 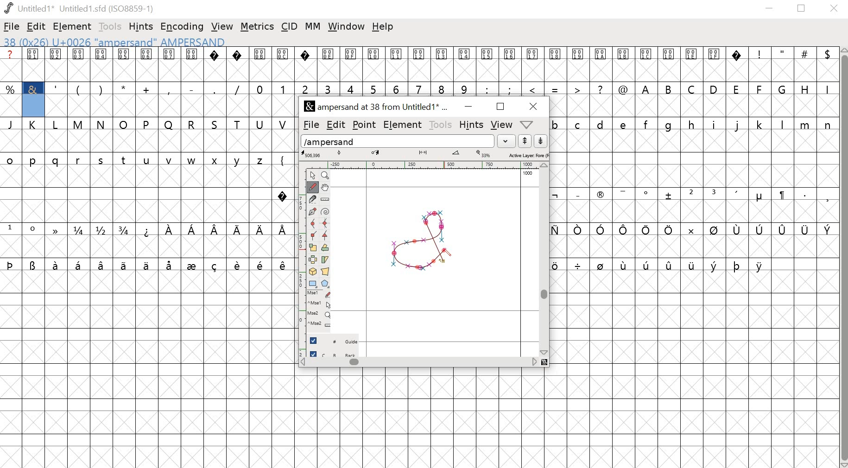 I want to click on drag out its control points , so click(x=312, y=212).